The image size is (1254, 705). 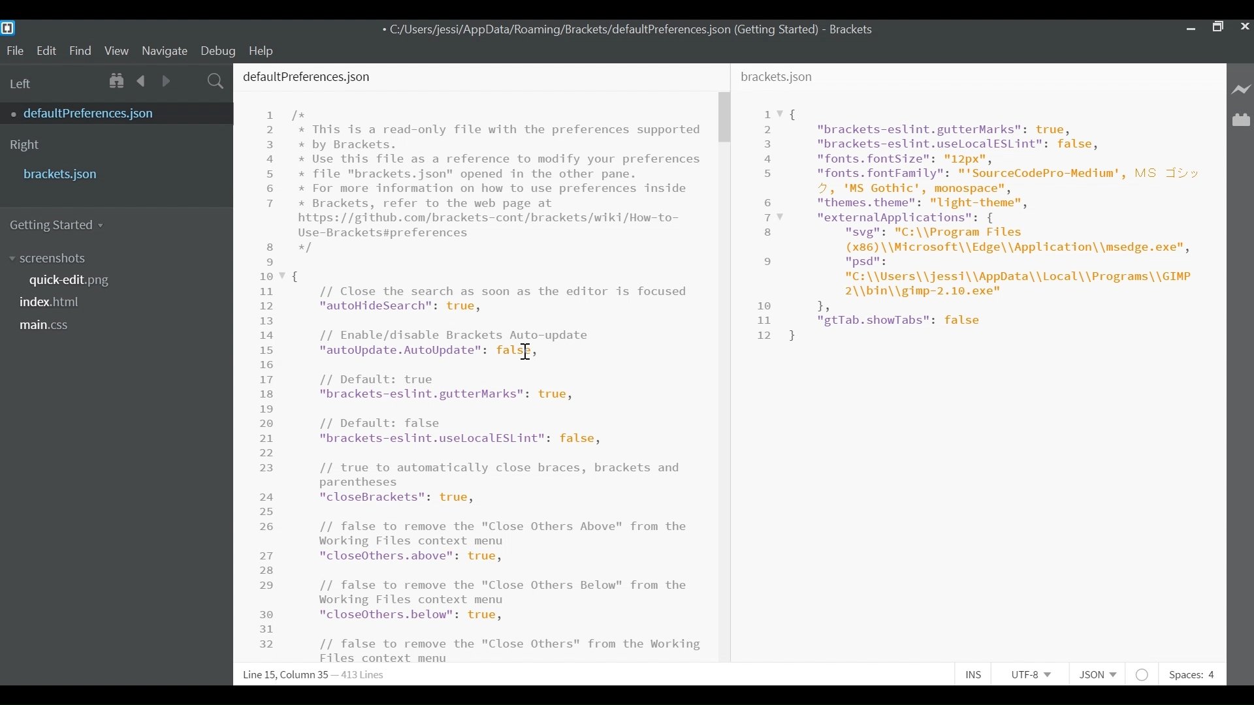 What do you see at coordinates (473, 362) in the screenshot?
I see `defaultPrefereces.json File Editor` at bounding box center [473, 362].